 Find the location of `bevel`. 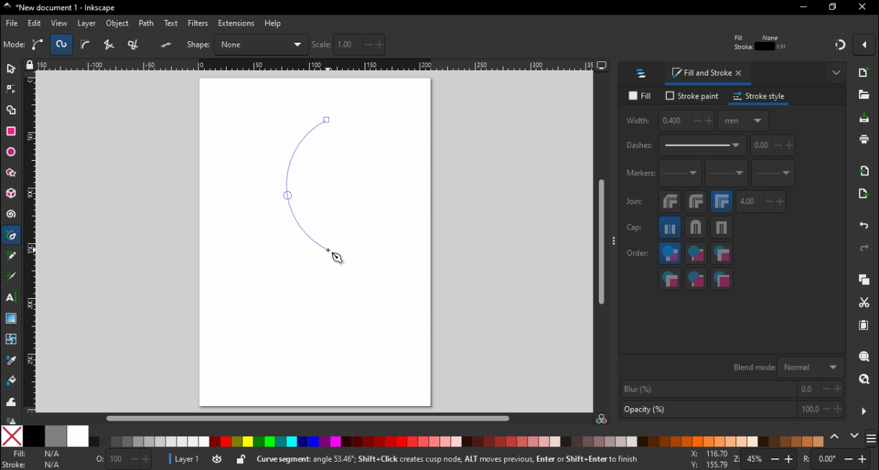

bevel is located at coordinates (670, 204).